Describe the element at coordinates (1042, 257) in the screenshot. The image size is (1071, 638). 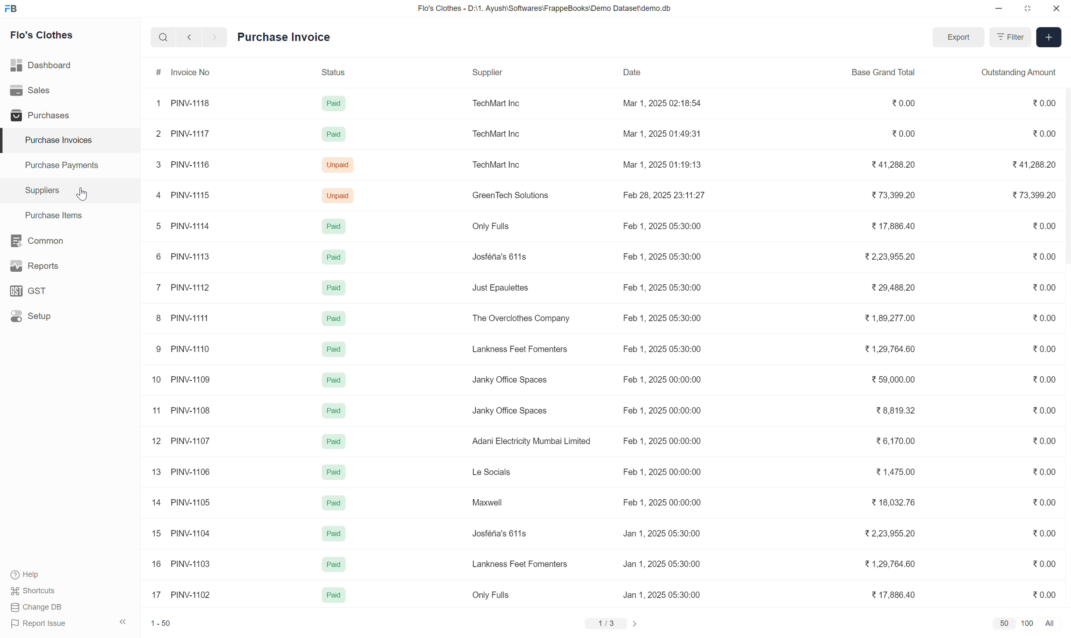
I see `%0.00` at that location.